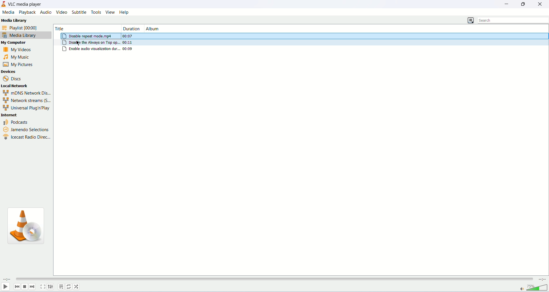 Image resolution: width=549 pixels, height=292 pixels. Describe the element at coordinates (68, 287) in the screenshot. I see `toggle loop` at that location.